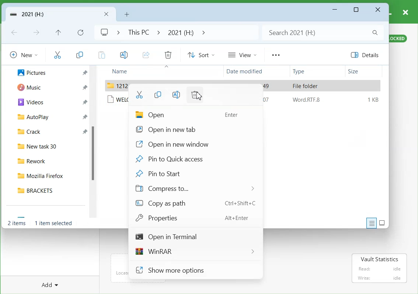  What do you see at coordinates (202, 32) in the screenshot?
I see `Drop down box` at bounding box center [202, 32].